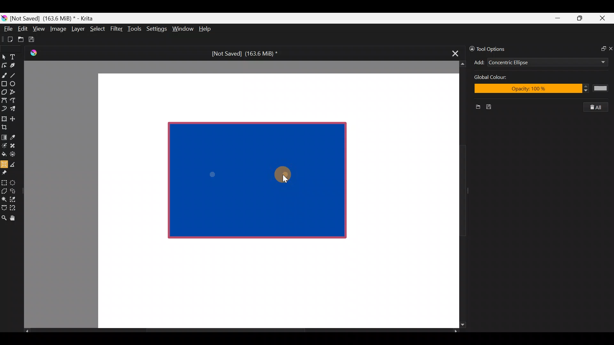 This screenshot has height=345, width=614. Describe the element at coordinates (15, 108) in the screenshot. I see `Multibrush tool` at that location.